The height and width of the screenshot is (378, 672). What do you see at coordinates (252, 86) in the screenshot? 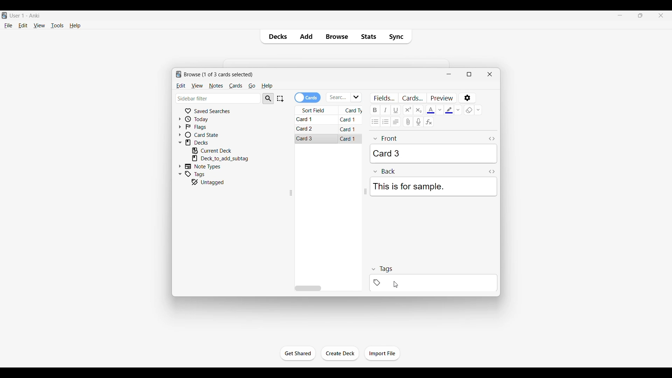
I see `Go menu` at bounding box center [252, 86].